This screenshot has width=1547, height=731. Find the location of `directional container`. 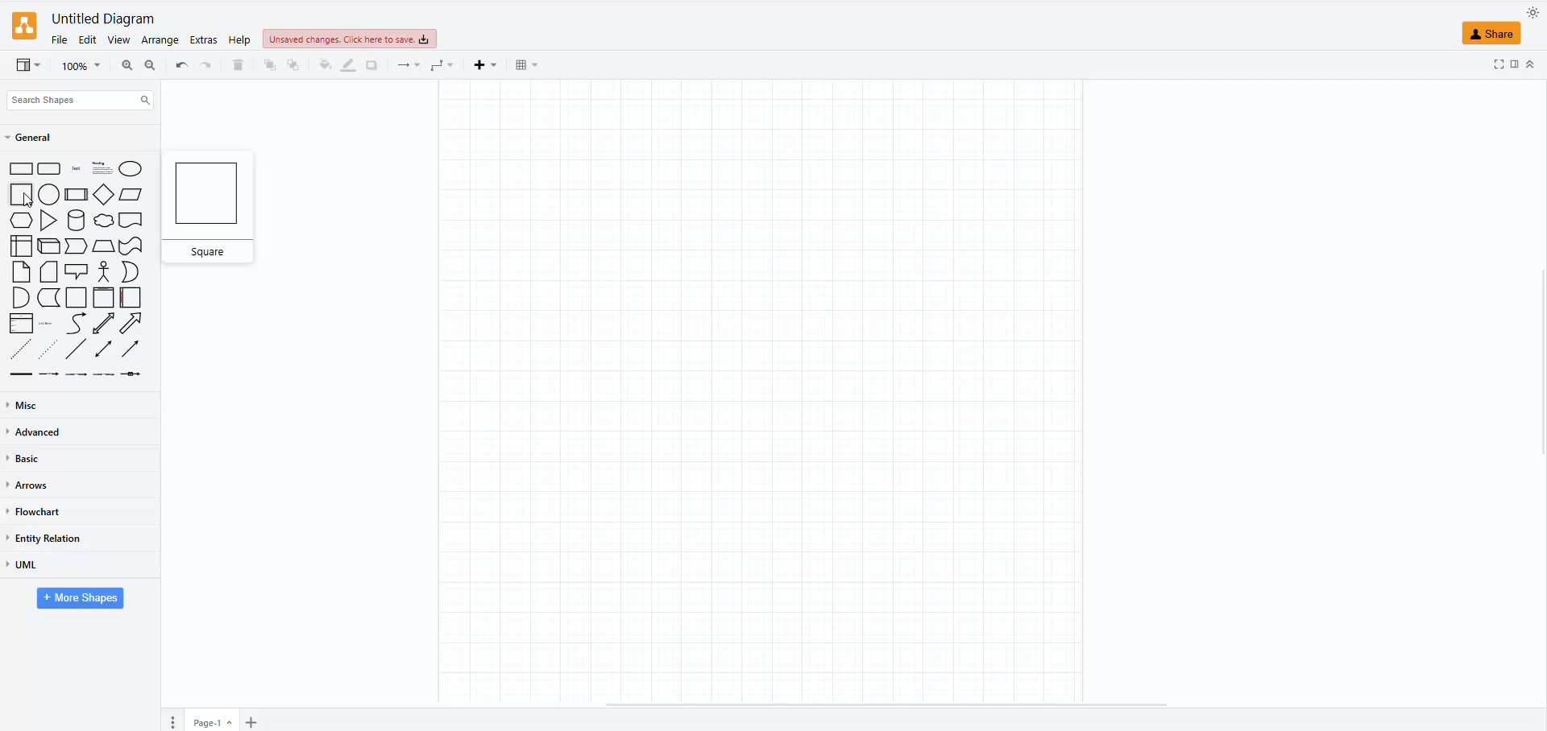

directional container is located at coordinates (135, 352).